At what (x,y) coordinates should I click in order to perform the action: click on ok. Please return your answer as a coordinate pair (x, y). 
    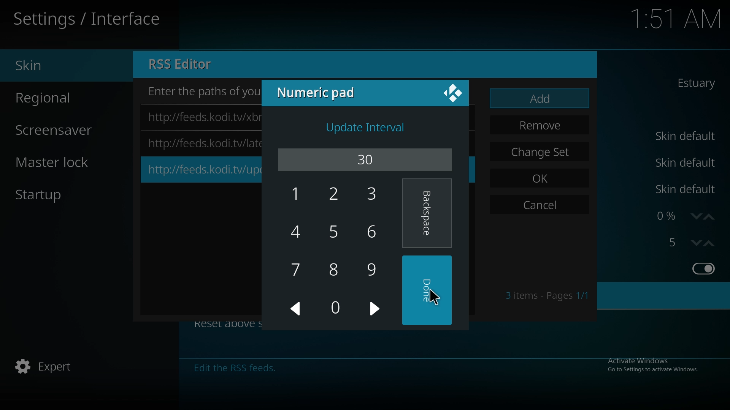
    Looking at the image, I should click on (541, 176).